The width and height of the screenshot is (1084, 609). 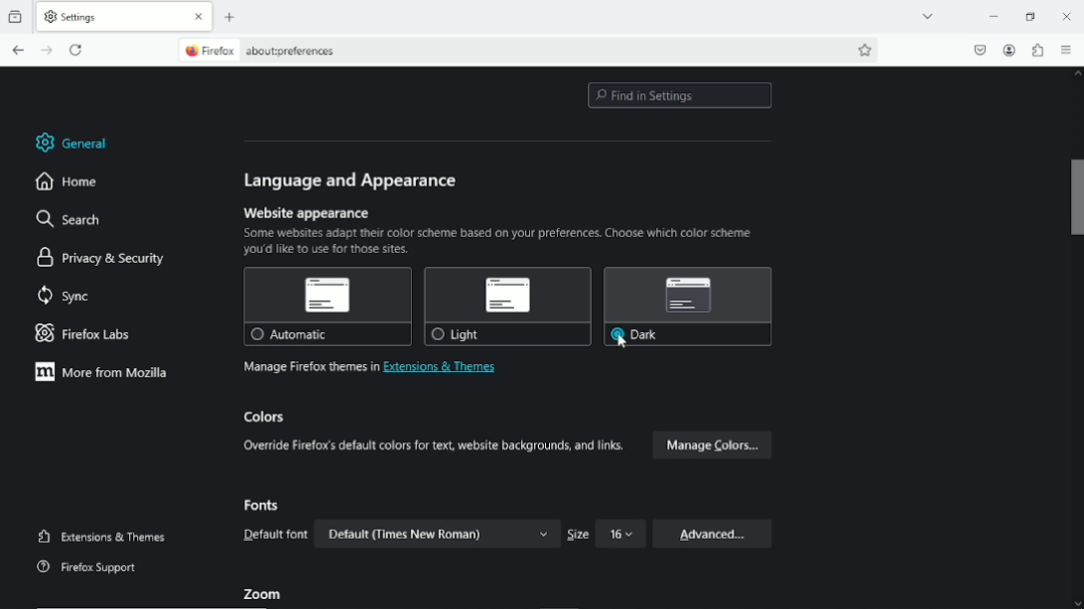 What do you see at coordinates (19, 48) in the screenshot?
I see `go back` at bounding box center [19, 48].